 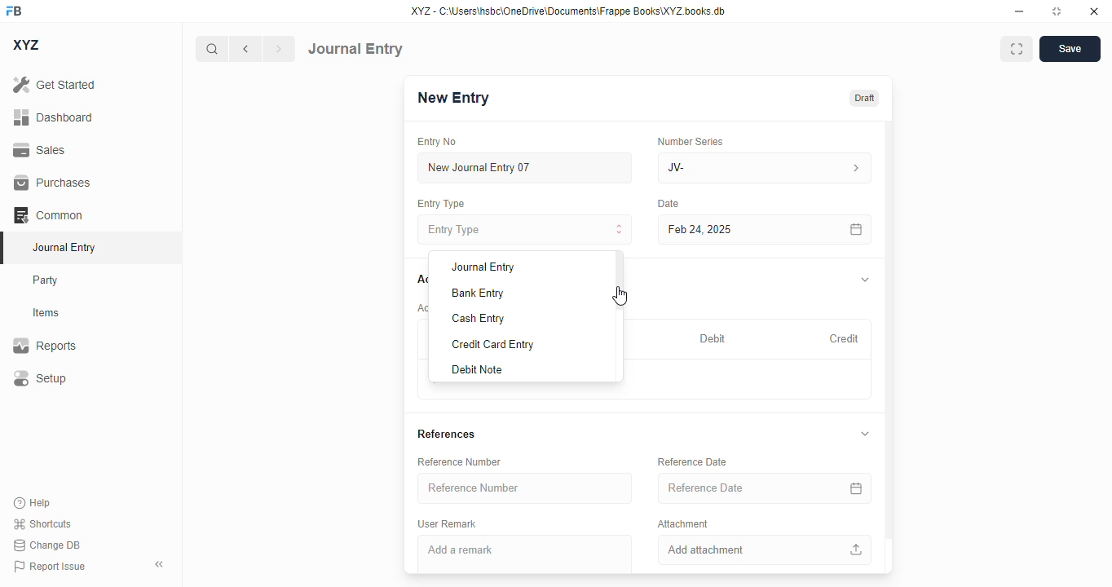 What do you see at coordinates (442, 204) in the screenshot?
I see `entry type` at bounding box center [442, 204].